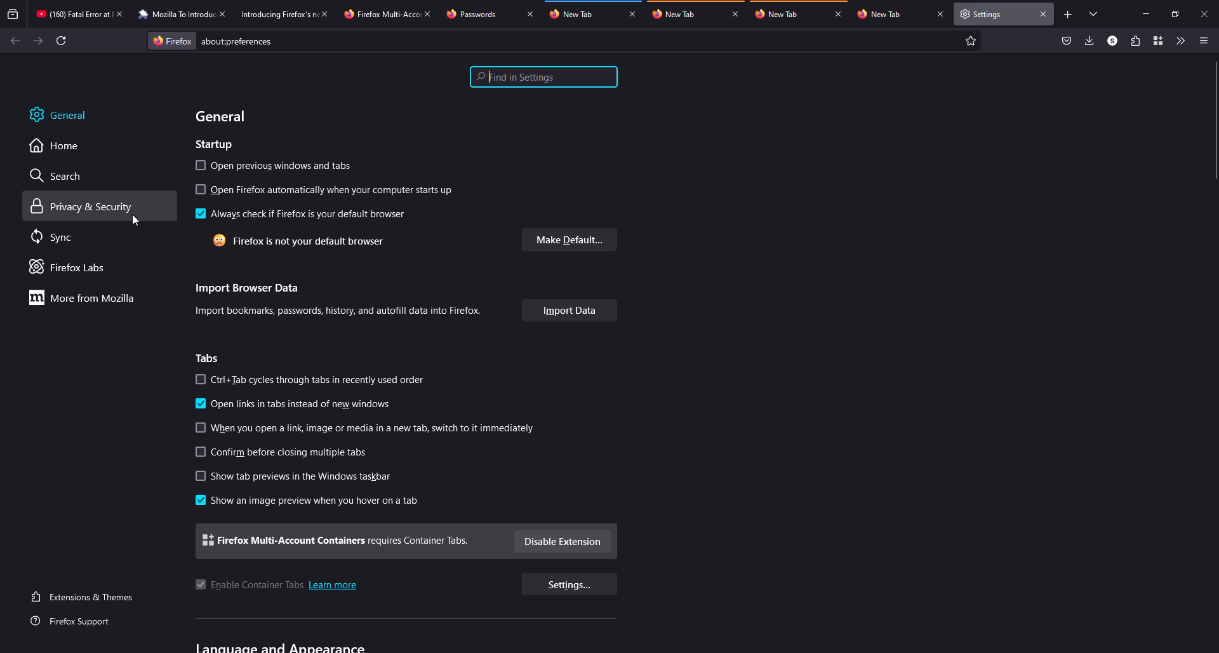 The image size is (1219, 653). What do you see at coordinates (633, 15) in the screenshot?
I see `close` at bounding box center [633, 15].